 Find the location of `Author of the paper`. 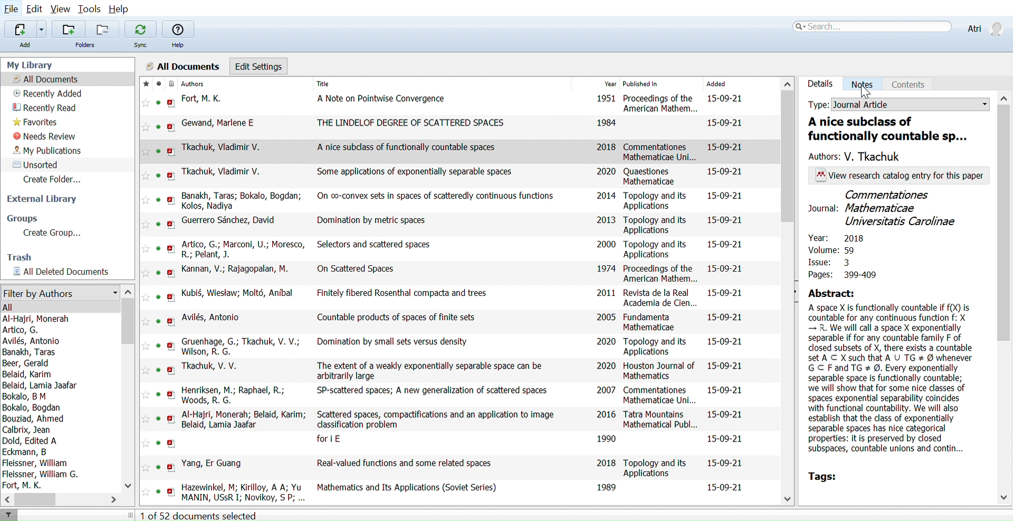

Author of the paper is located at coordinates (860, 156).